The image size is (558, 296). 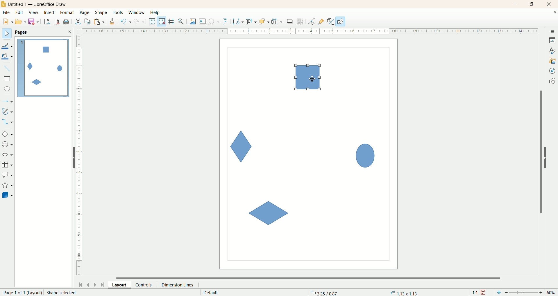 What do you see at coordinates (8, 79) in the screenshot?
I see `rectangle` at bounding box center [8, 79].